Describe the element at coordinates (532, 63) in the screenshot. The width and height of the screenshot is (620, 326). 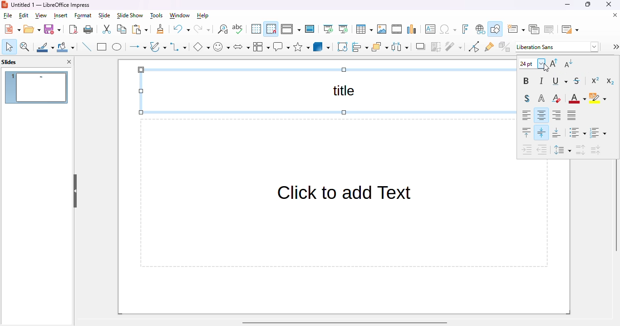
I see `font size` at that location.